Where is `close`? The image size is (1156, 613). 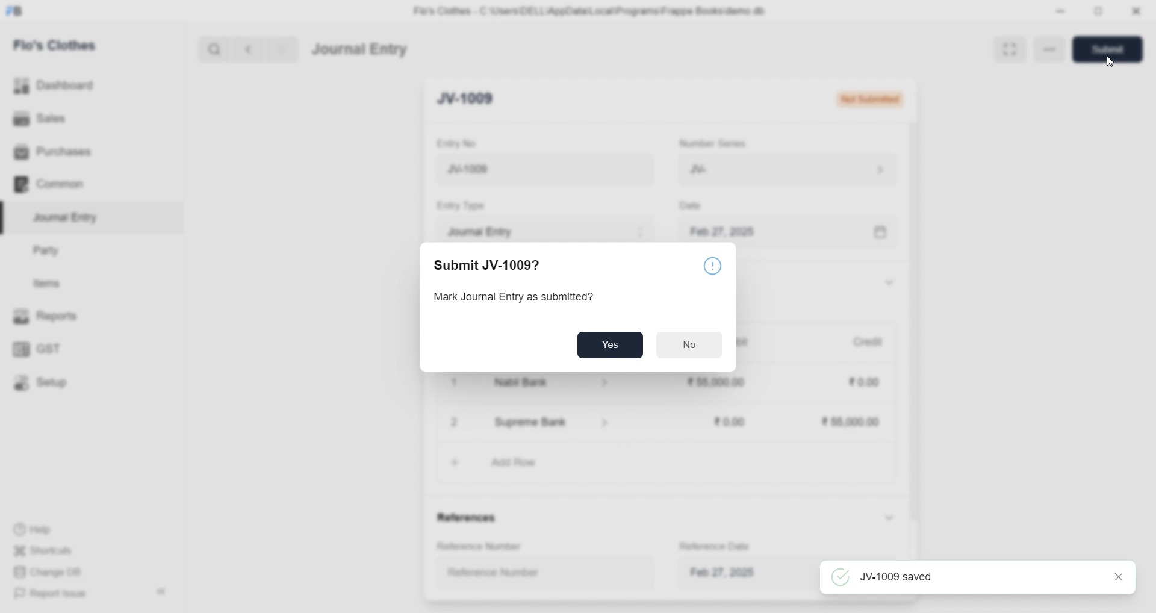
close is located at coordinates (1117, 576).